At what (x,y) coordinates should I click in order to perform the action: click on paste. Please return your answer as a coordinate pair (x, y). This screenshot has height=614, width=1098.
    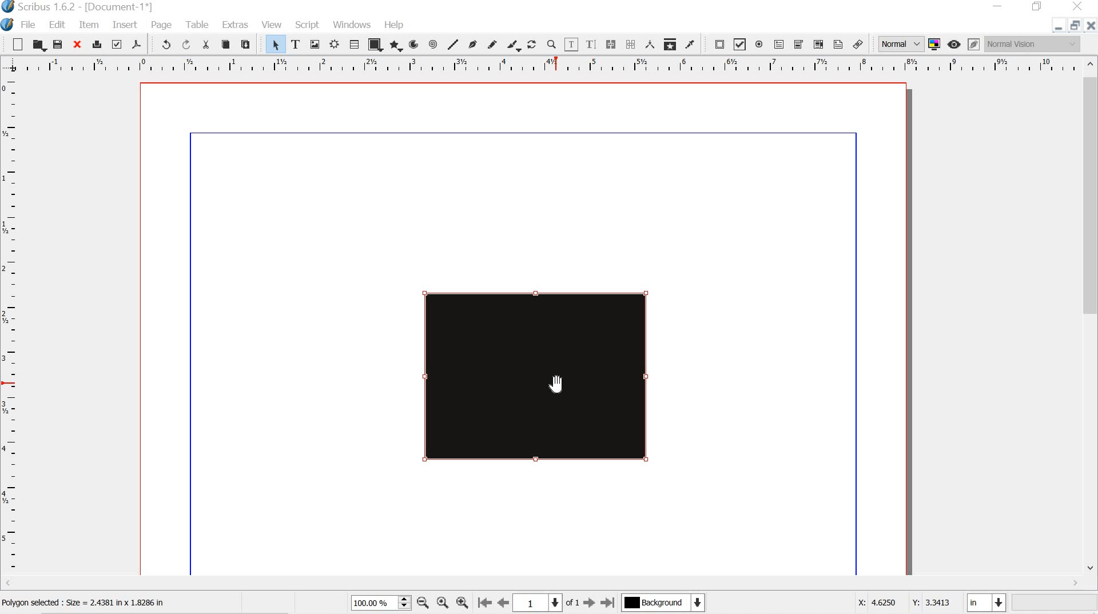
    Looking at the image, I should click on (249, 45).